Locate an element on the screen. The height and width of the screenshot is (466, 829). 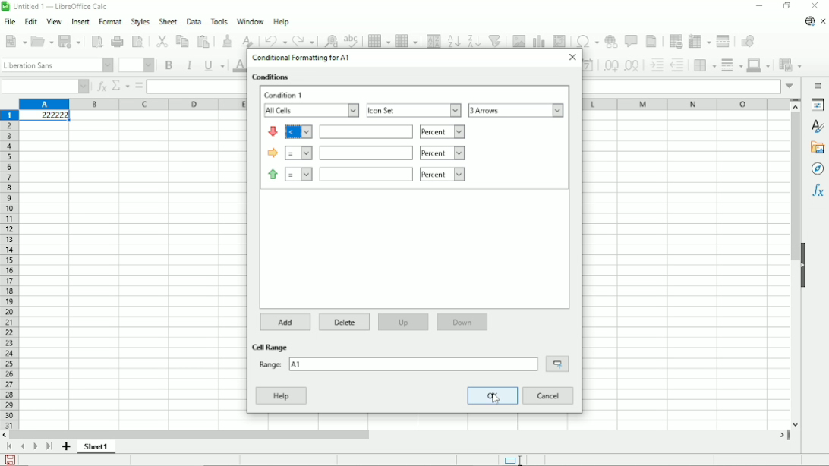
Update available is located at coordinates (809, 20).